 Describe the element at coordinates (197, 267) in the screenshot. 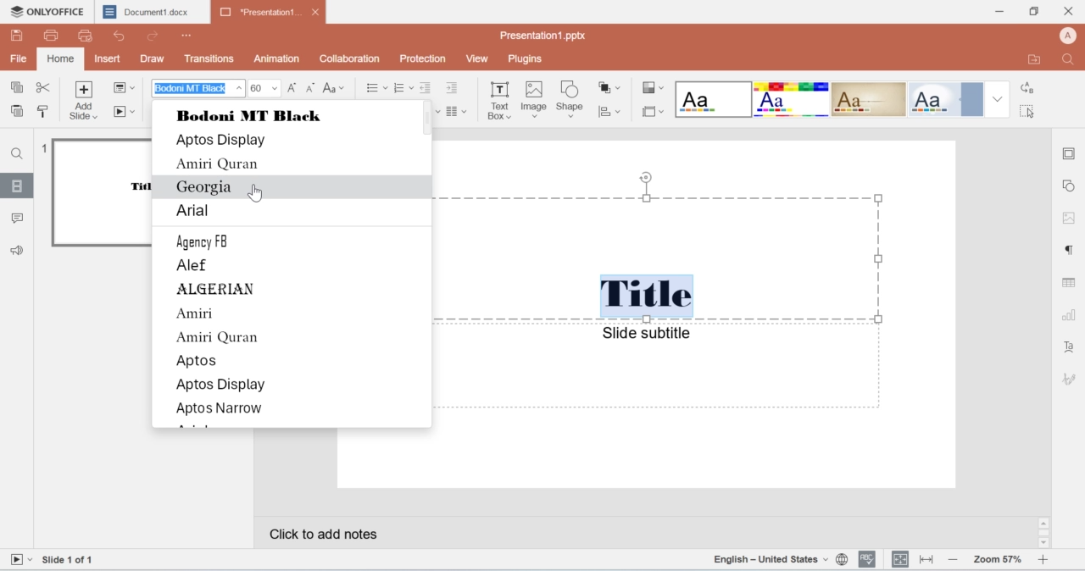

I see `Alef` at that location.